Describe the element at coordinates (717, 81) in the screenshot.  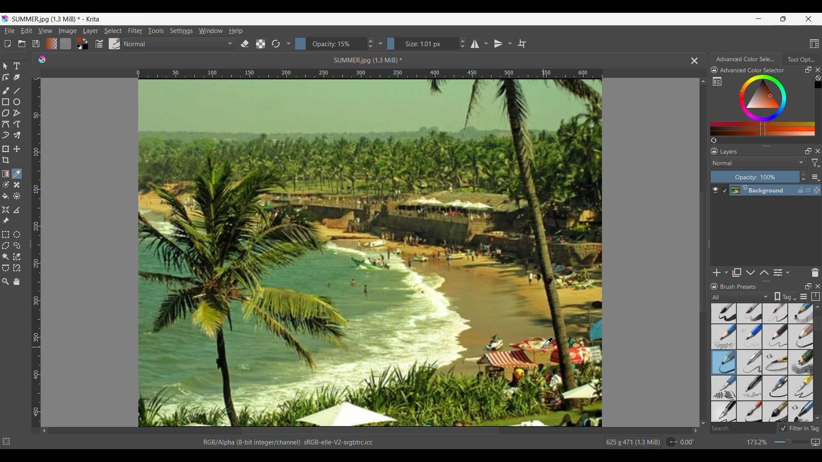
I see `` at that location.